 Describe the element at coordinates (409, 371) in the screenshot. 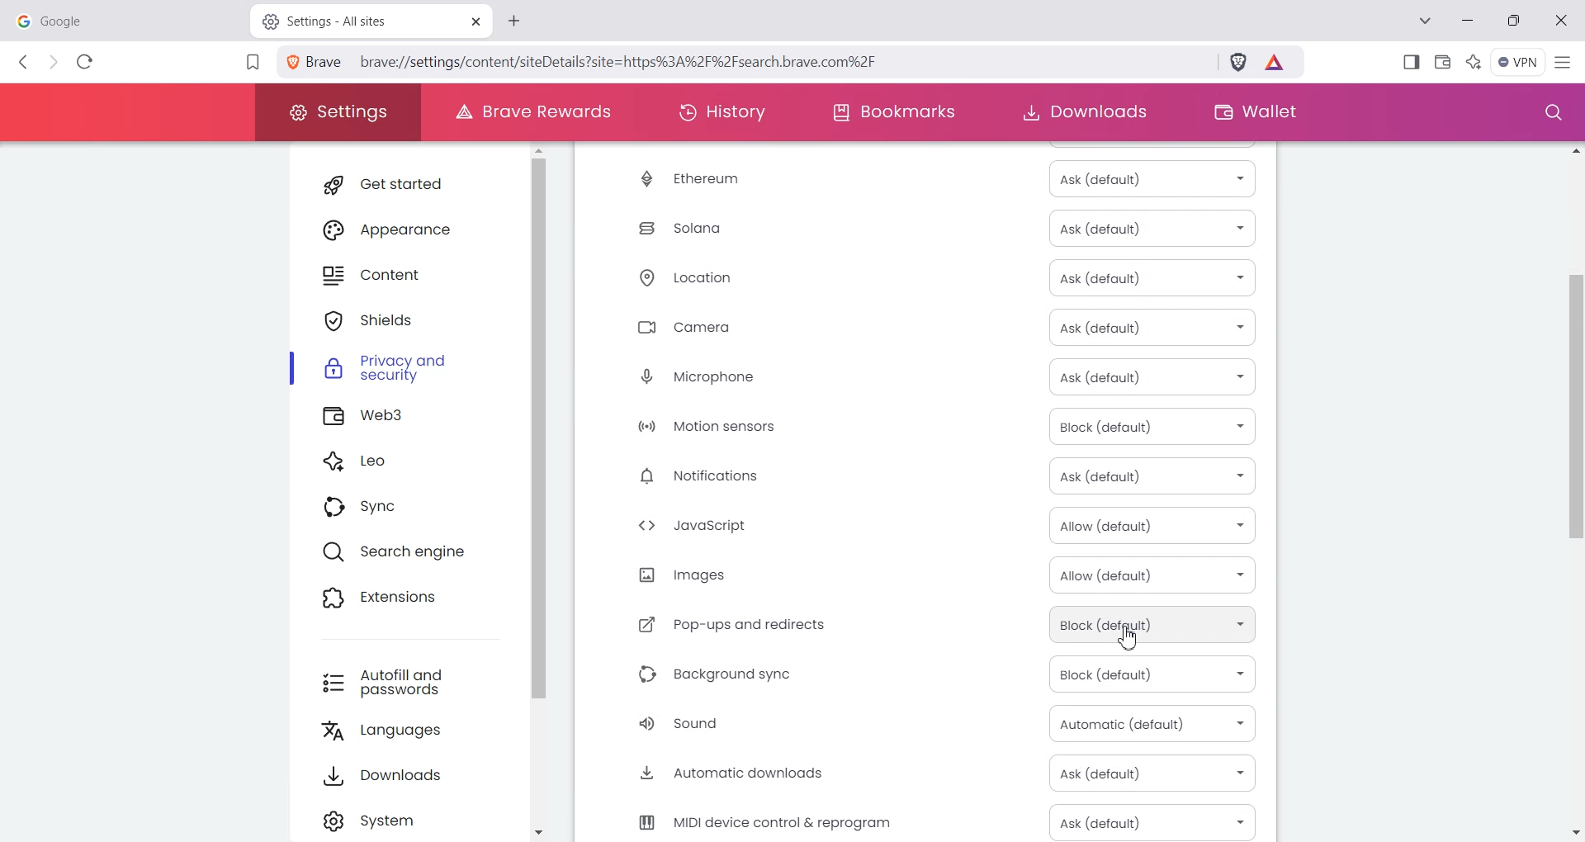

I see `Privacy and security` at that location.